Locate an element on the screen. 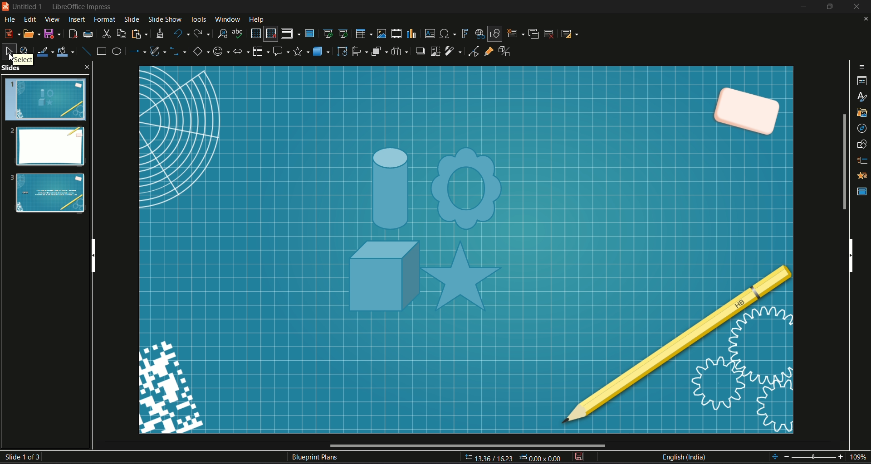 The width and height of the screenshot is (871, 464). insert hyperlink is located at coordinates (479, 34).